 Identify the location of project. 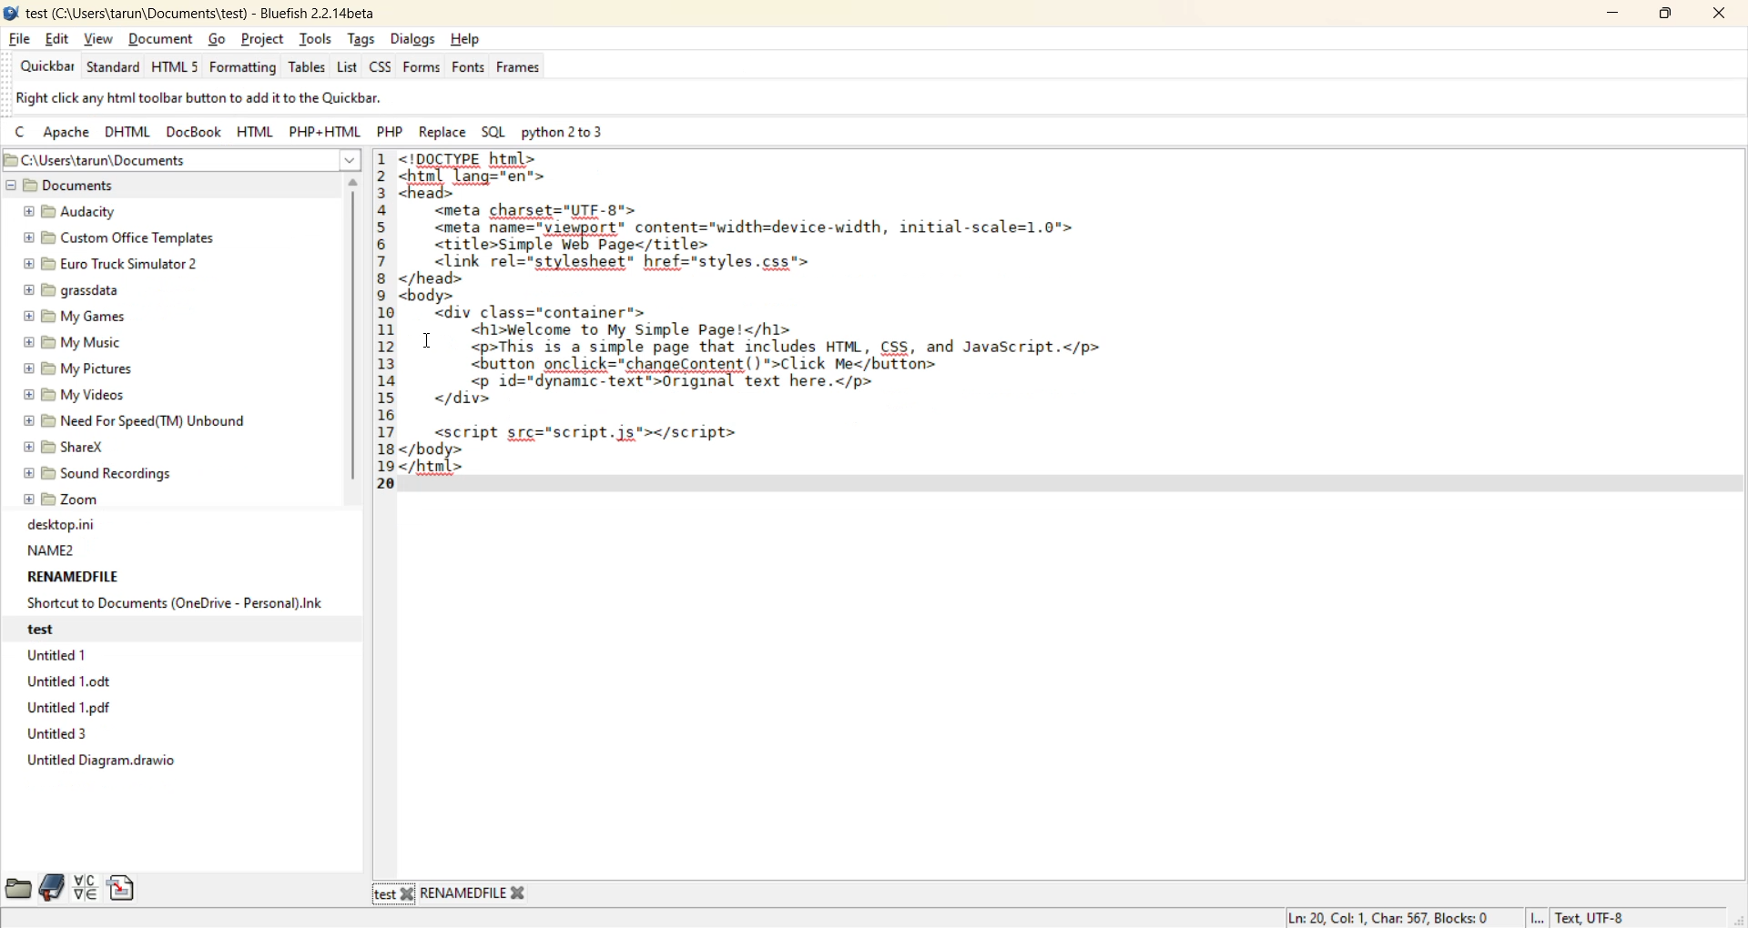
(267, 38).